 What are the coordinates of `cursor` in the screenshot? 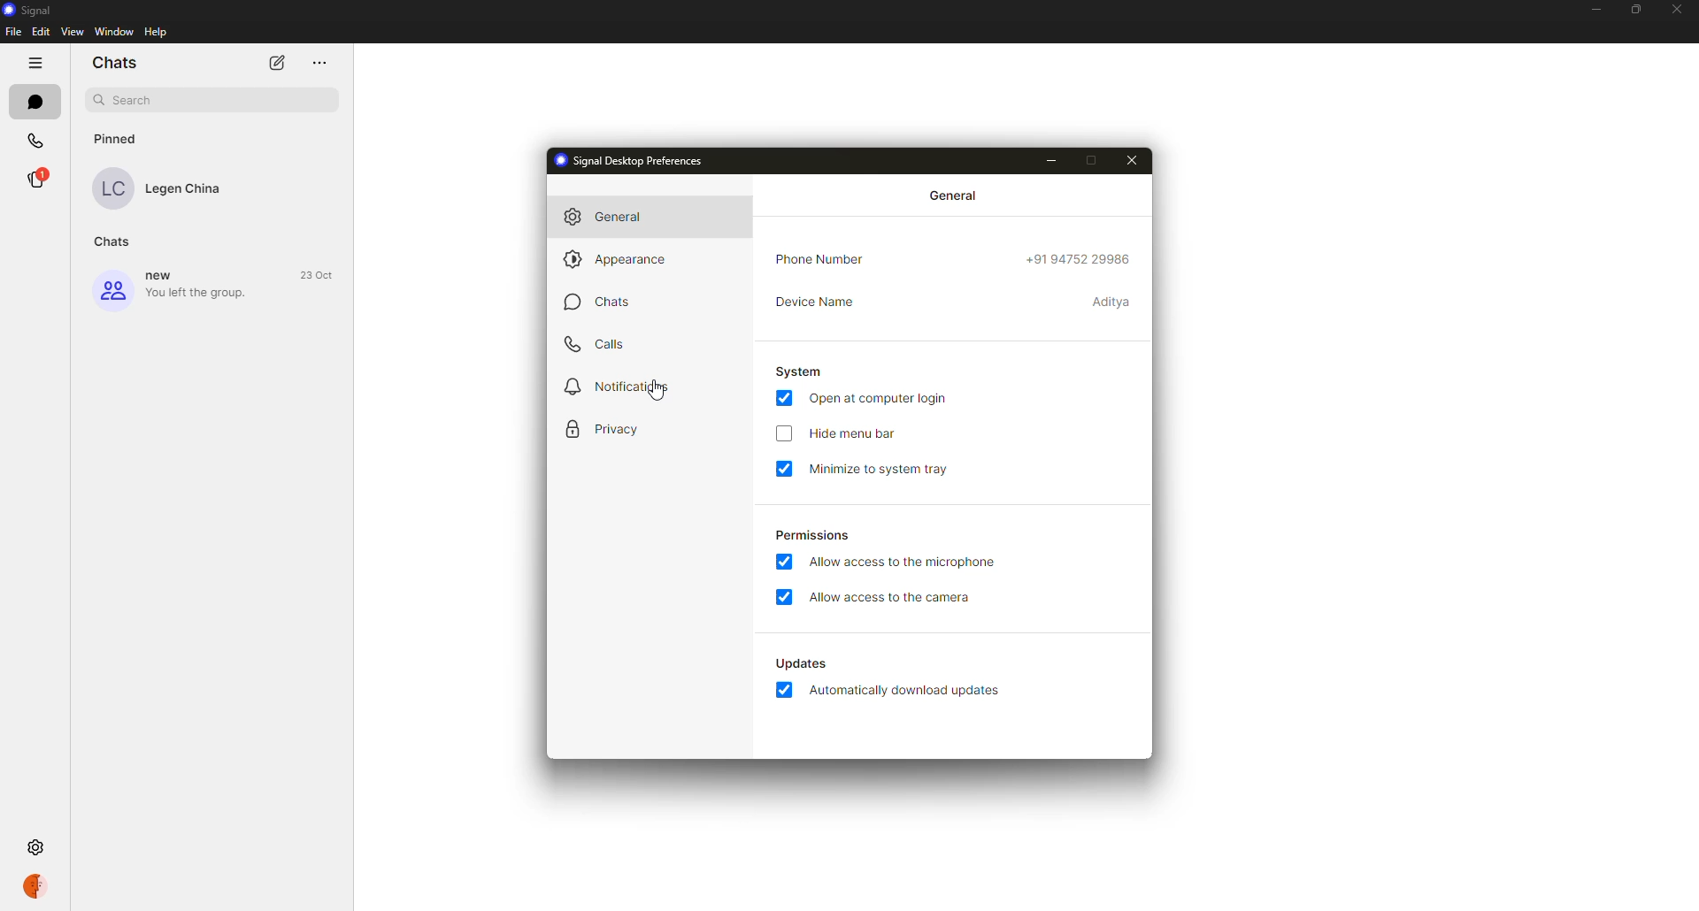 It's located at (657, 388).